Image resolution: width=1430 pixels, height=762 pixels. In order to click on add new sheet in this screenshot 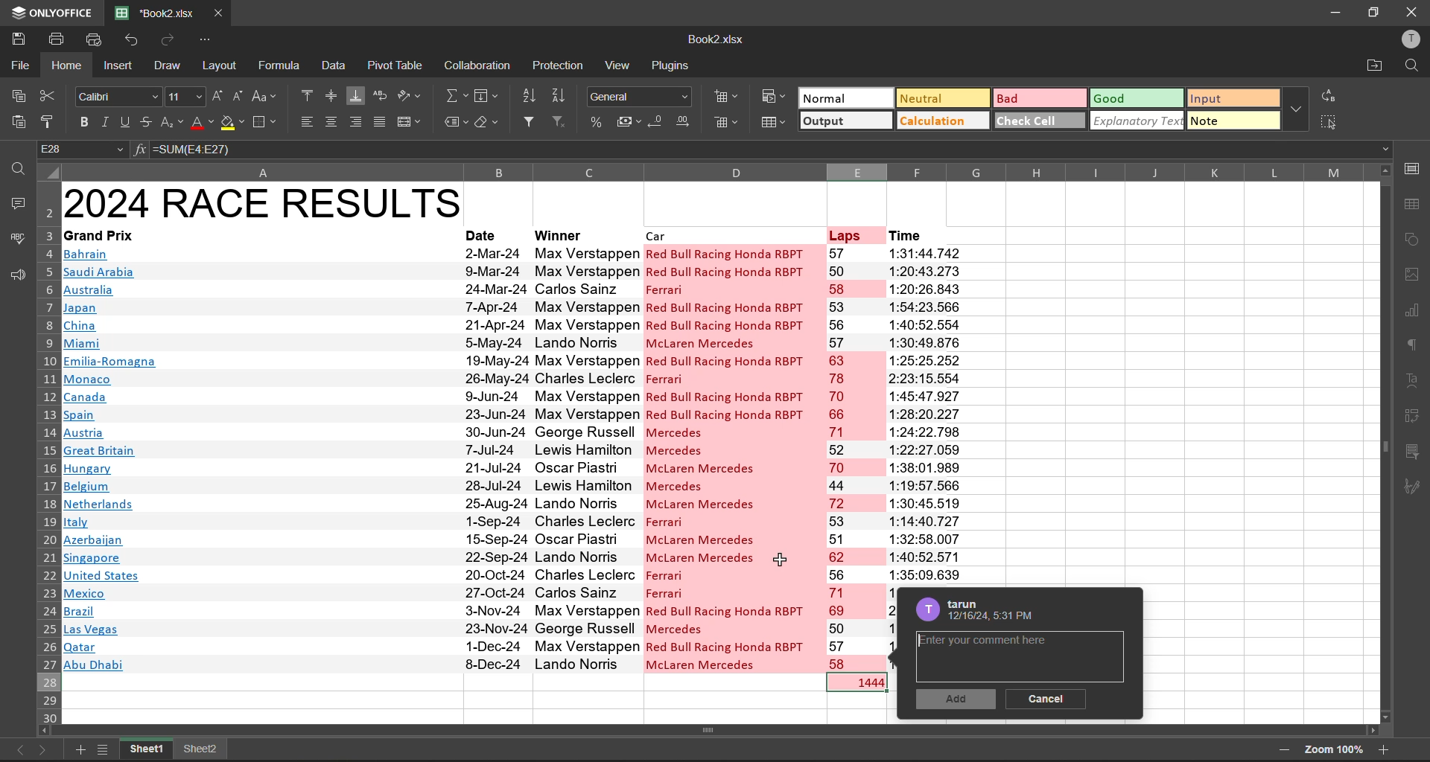, I will do `click(80, 750)`.